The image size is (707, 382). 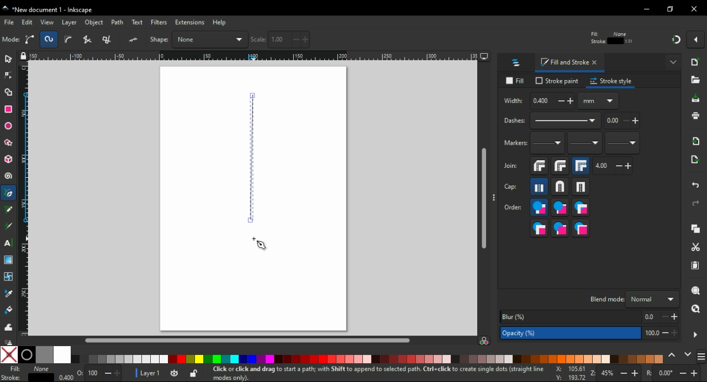 What do you see at coordinates (621, 143) in the screenshot?
I see `last markers` at bounding box center [621, 143].